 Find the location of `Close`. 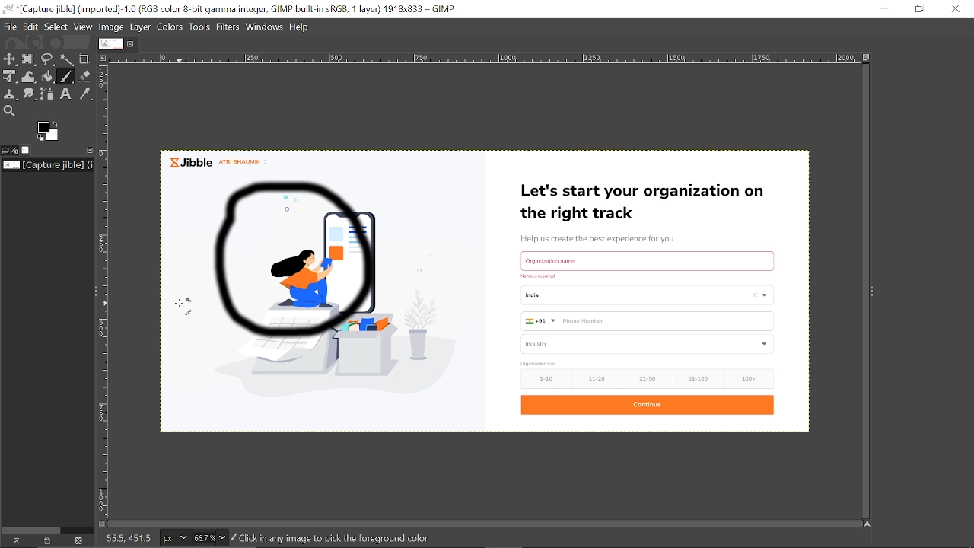

Close is located at coordinates (954, 9).